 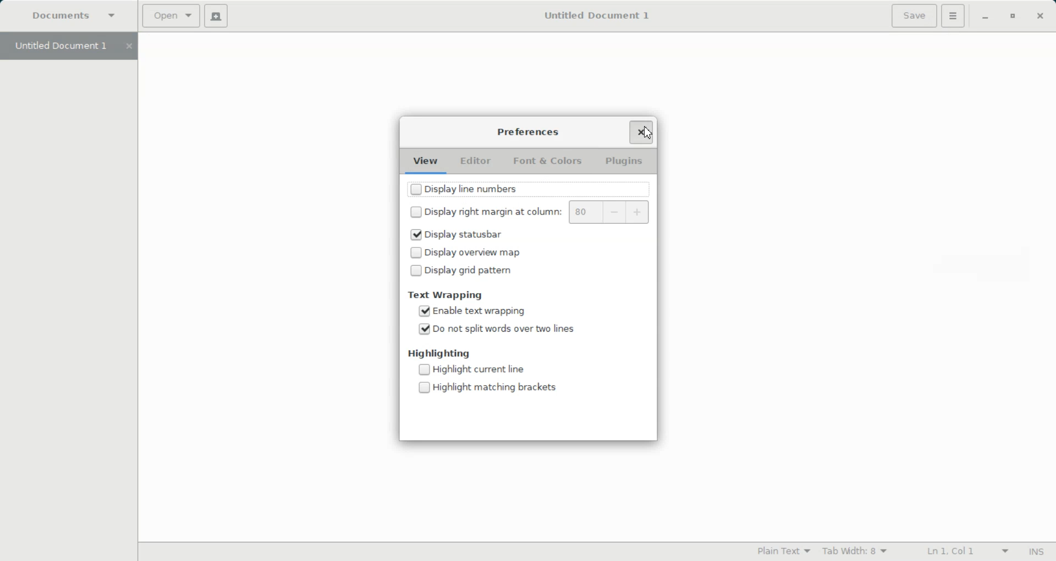 What do you see at coordinates (855, 551) in the screenshot?
I see `Tab width` at bounding box center [855, 551].